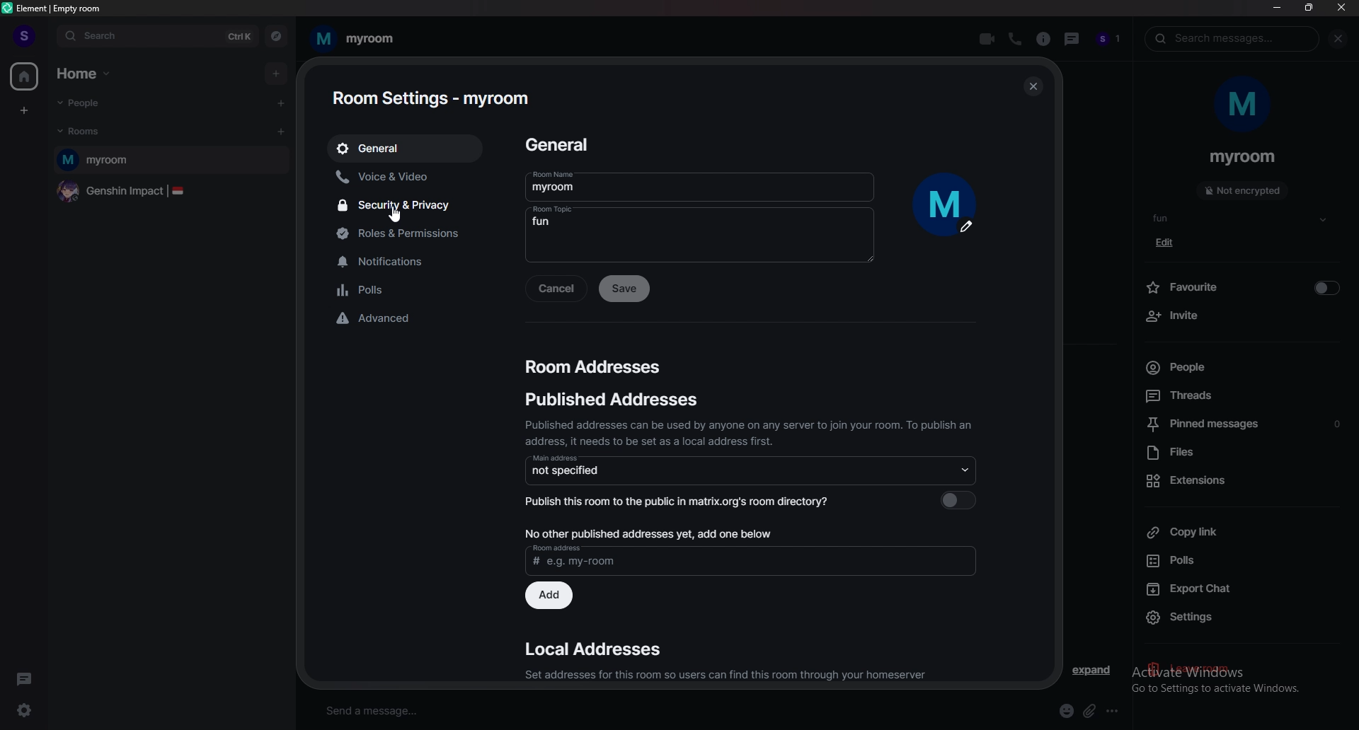  I want to click on security and privacy, so click(355, 206).